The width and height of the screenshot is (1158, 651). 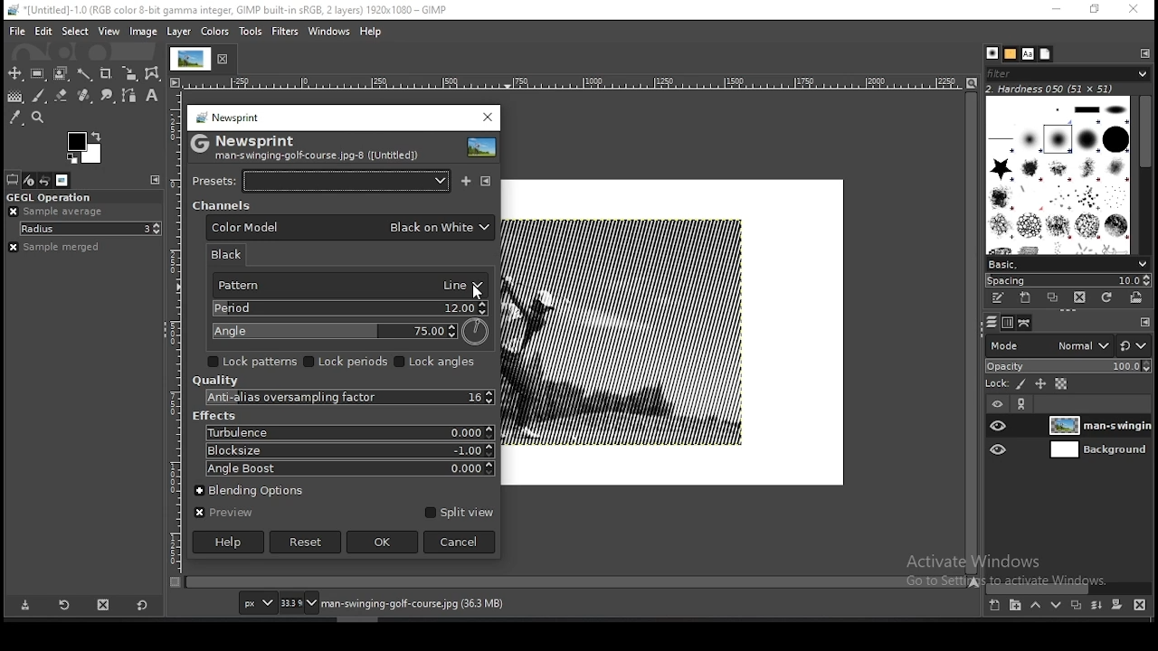 I want to click on text tool, so click(x=153, y=96).